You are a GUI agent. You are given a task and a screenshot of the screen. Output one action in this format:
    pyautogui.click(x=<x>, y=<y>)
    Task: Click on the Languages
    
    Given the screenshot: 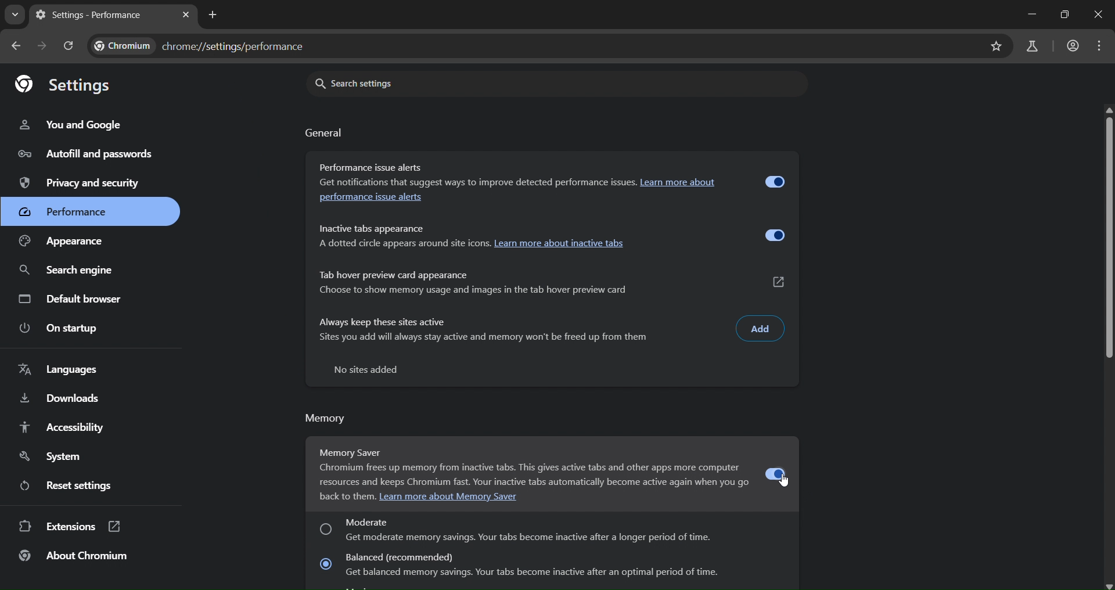 What is the action you would take?
    pyautogui.click(x=62, y=370)
    